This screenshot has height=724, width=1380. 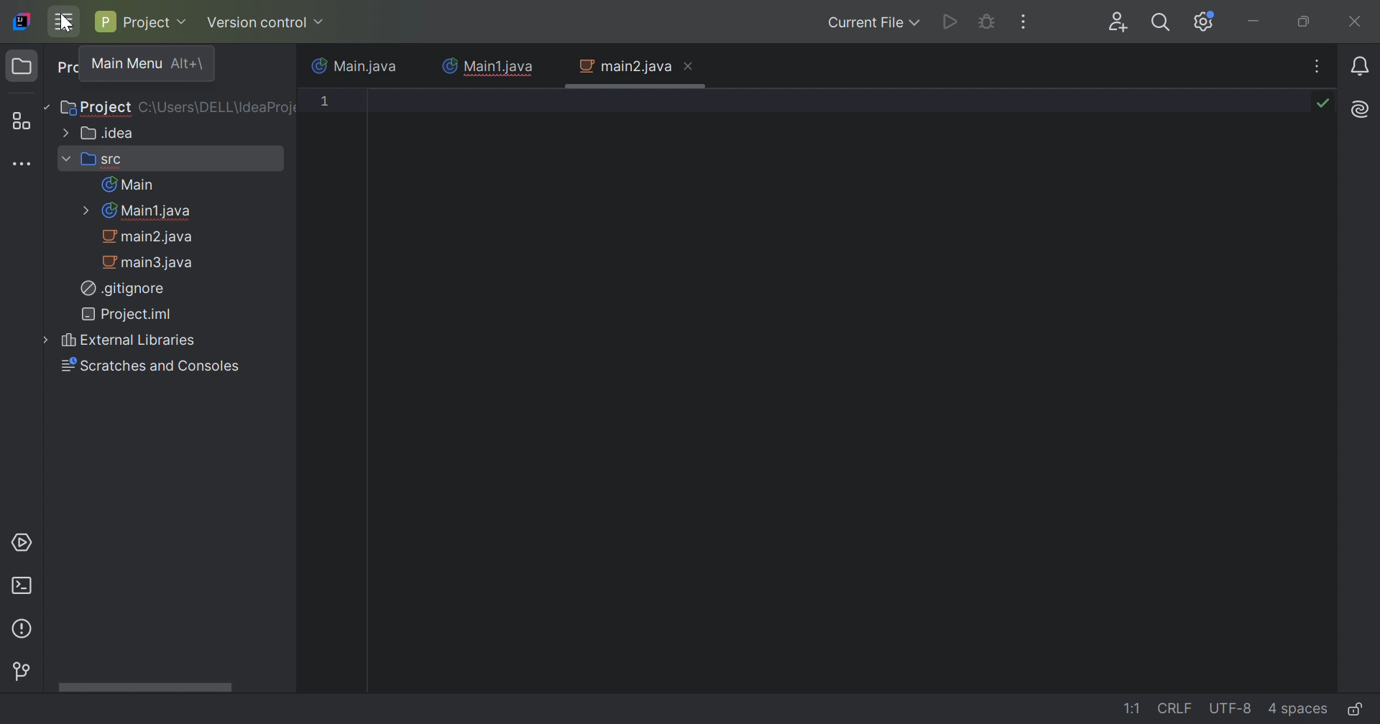 I want to click on Main Menu, so click(x=125, y=64).